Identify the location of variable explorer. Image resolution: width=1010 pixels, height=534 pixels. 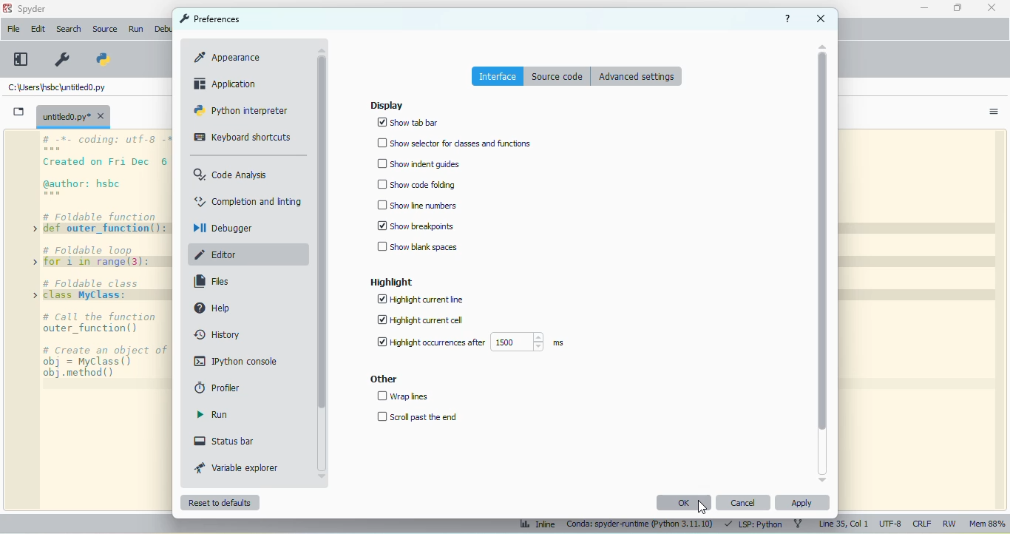
(238, 467).